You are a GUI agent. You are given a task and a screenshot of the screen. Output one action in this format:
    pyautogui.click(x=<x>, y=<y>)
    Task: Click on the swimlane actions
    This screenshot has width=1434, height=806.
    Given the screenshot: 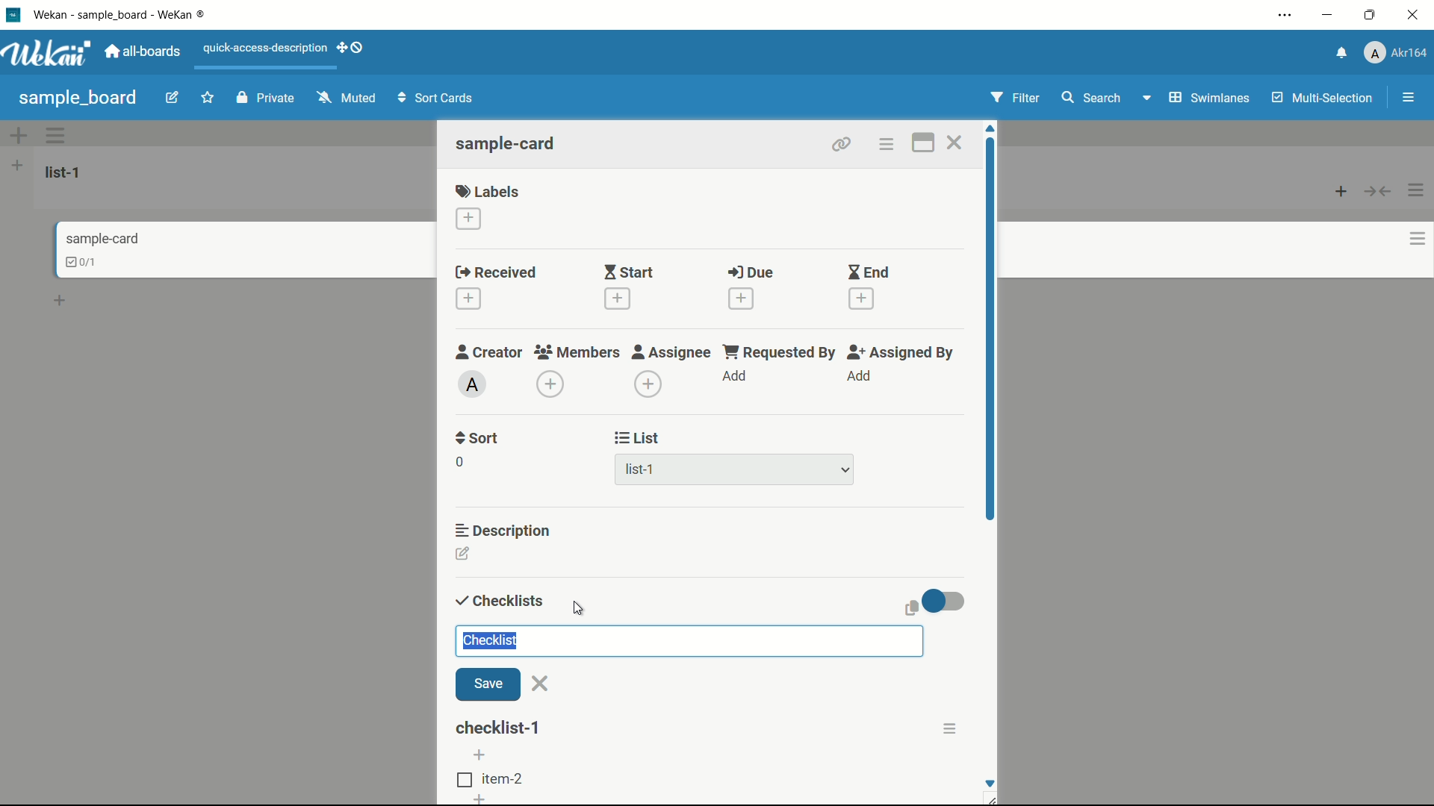 What is the action you would take?
    pyautogui.click(x=57, y=135)
    